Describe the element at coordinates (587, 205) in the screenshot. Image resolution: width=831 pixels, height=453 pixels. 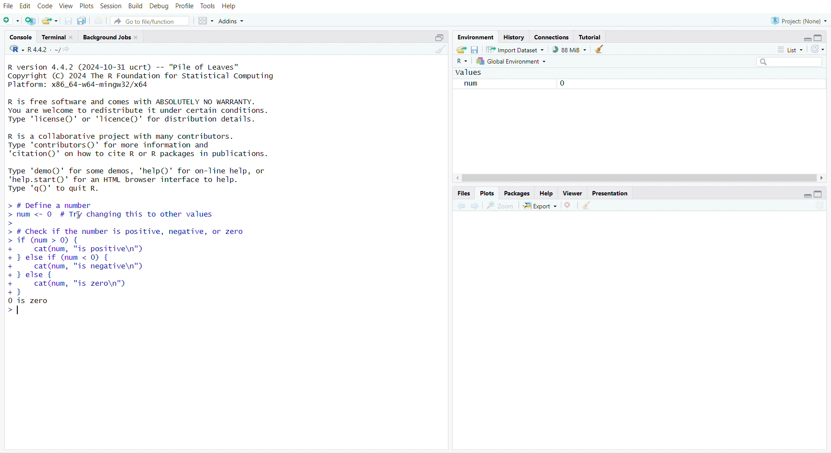
I see `clear all plot` at that location.